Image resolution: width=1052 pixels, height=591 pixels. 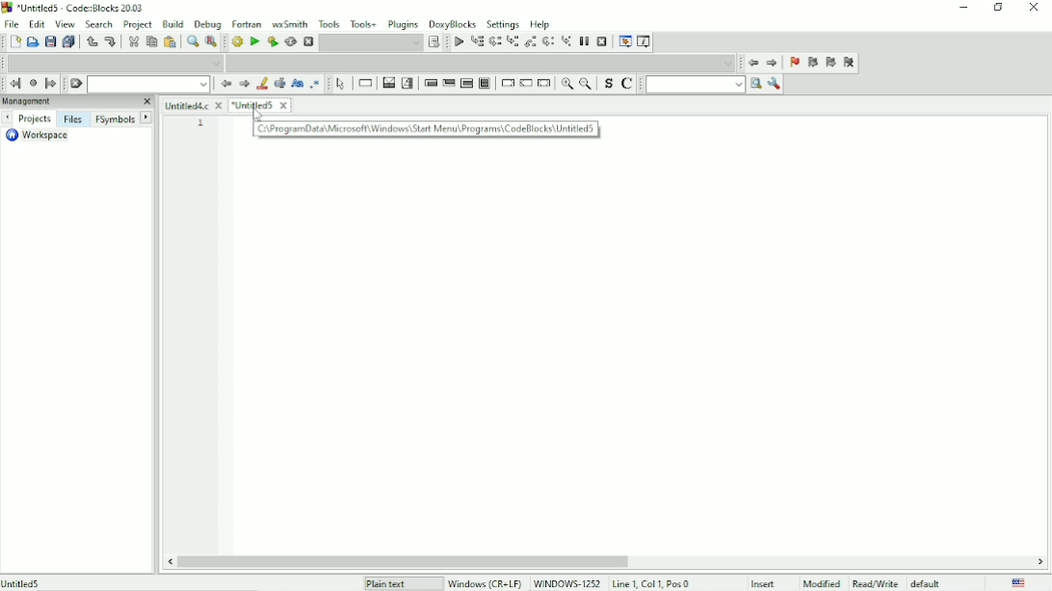 I want to click on Next line, so click(x=494, y=42).